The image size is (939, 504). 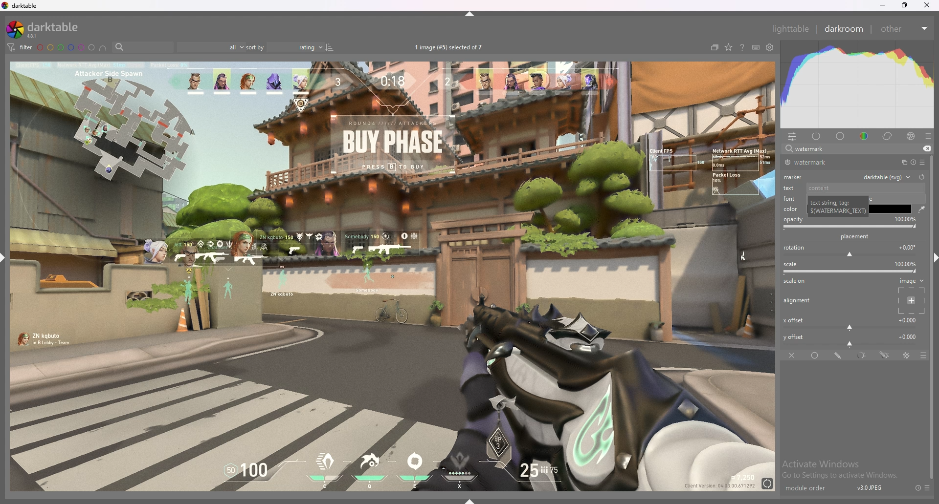 What do you see at coordinates (817, 136) in the screenshot?
I see `active module` at bounding box center [817, 136].